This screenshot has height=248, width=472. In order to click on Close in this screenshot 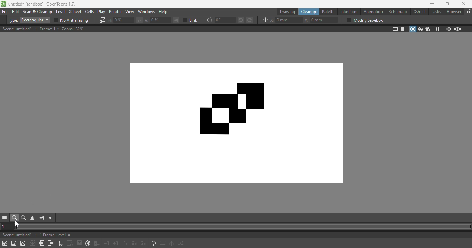, I will do `click(463, 4)`.